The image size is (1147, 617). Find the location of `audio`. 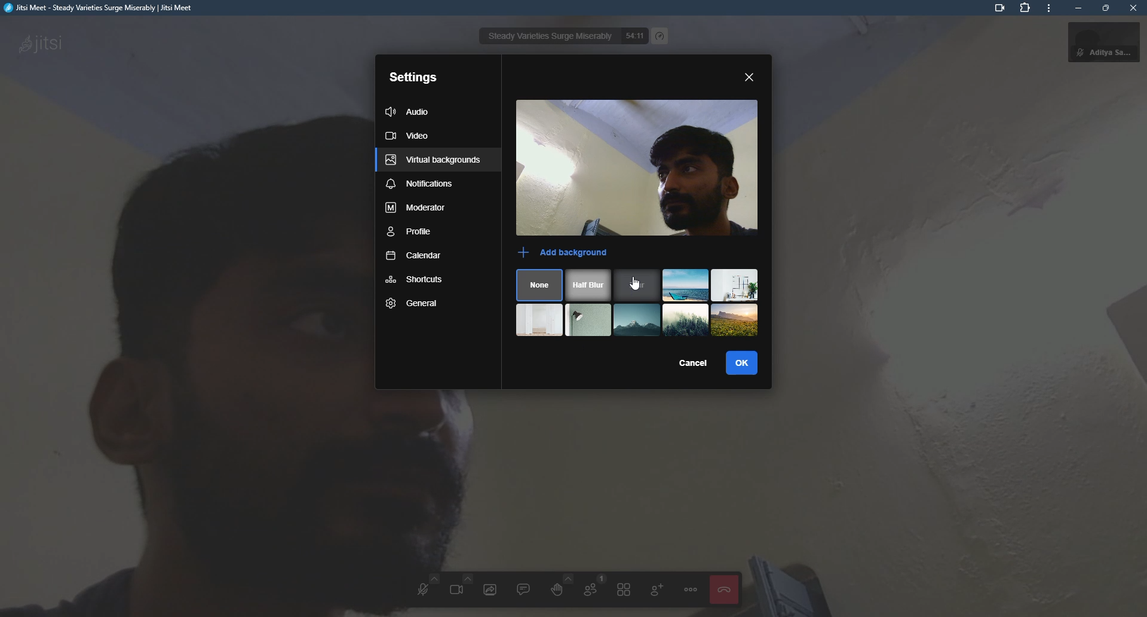

audio is located at coordinates (410, 110).